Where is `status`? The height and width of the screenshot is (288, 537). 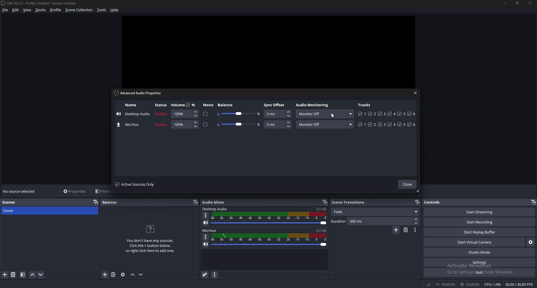 status is located at coordinates (161, 105).